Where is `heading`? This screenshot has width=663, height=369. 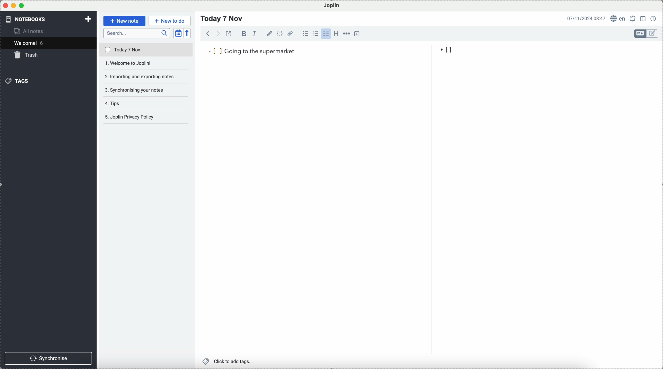 heading is located at coordinates (336, 33).